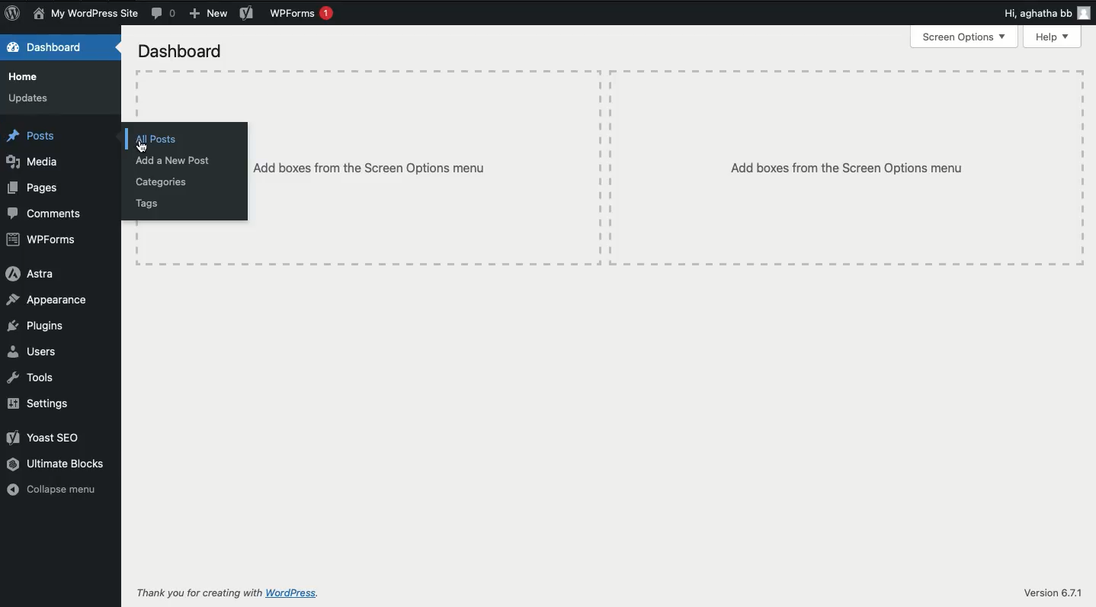  What do you see at coordinates (964, 37) in the screenshot?
I see `Screen options` at bounding box center [964, 37].